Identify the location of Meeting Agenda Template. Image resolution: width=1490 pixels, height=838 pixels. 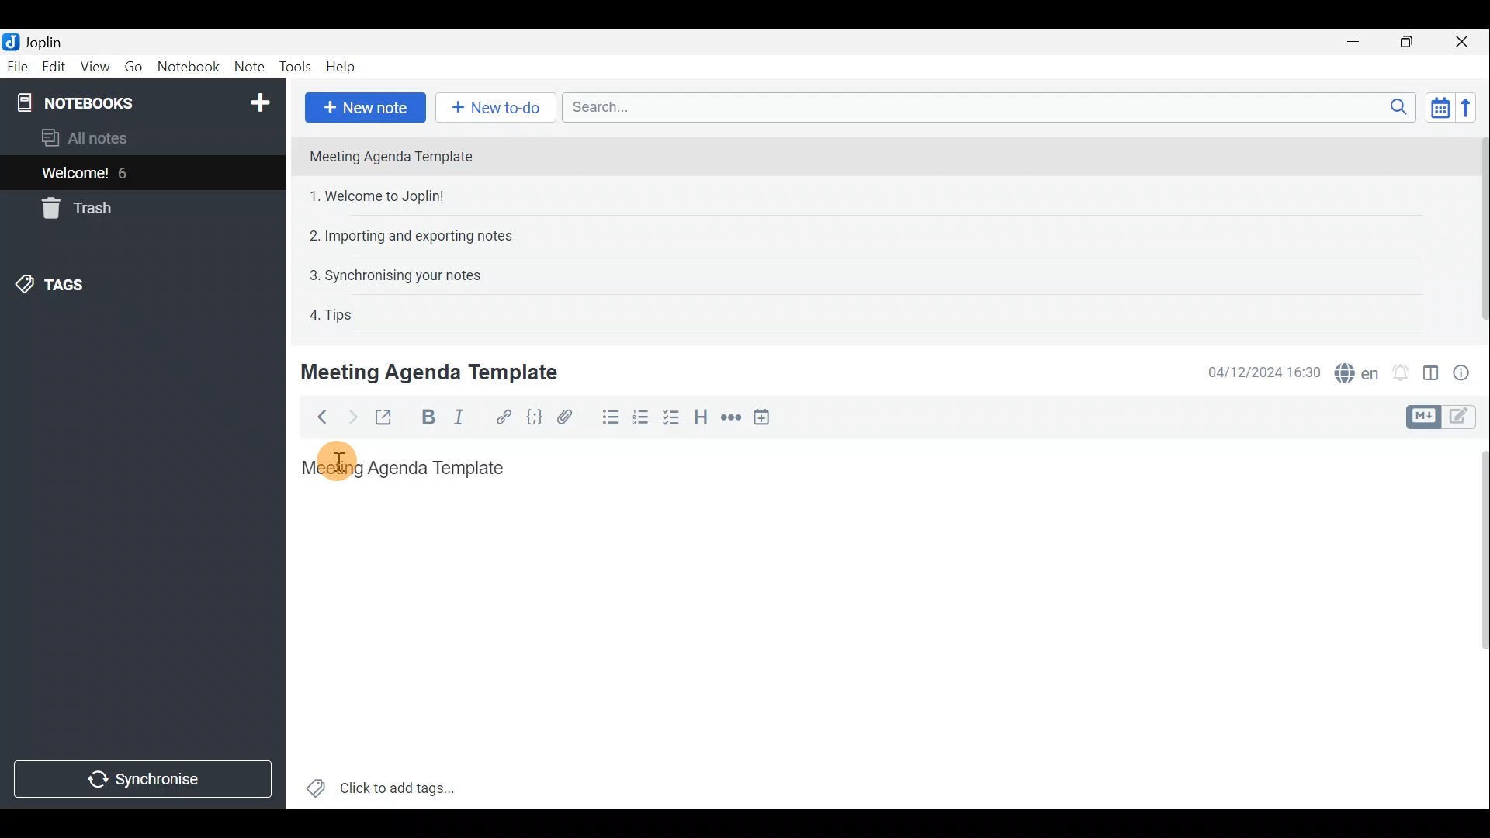
(432, 372).